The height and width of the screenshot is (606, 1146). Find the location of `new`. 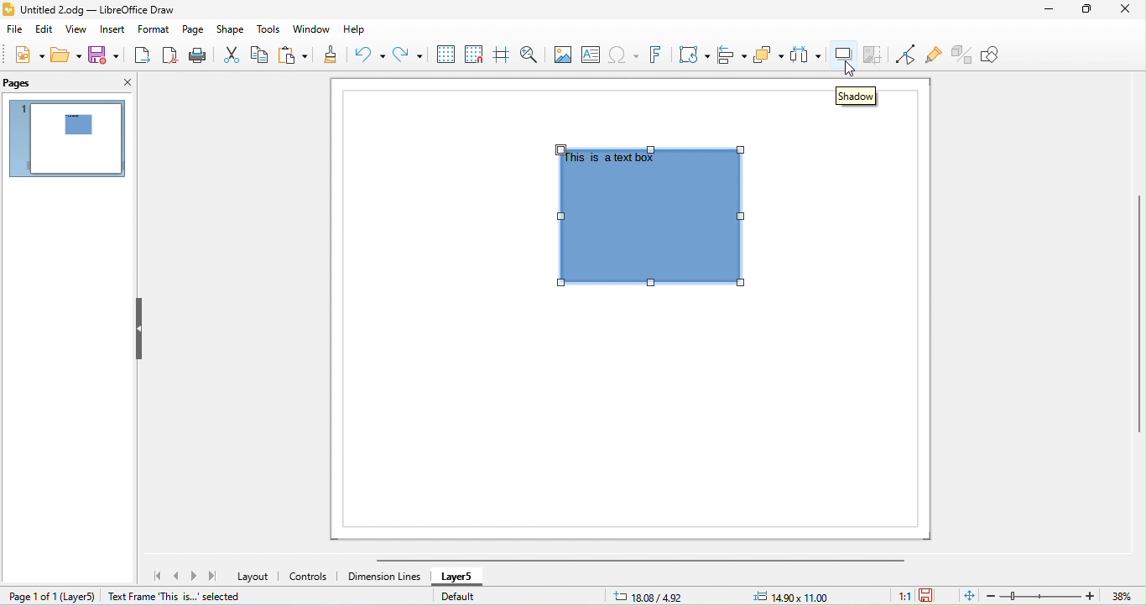

new is located at coordinates (25, 54).